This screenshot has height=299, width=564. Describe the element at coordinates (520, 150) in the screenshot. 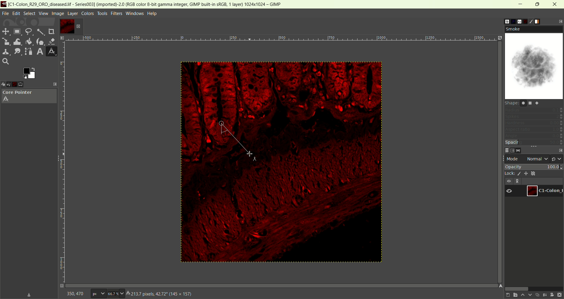

I see `paths` at that location.